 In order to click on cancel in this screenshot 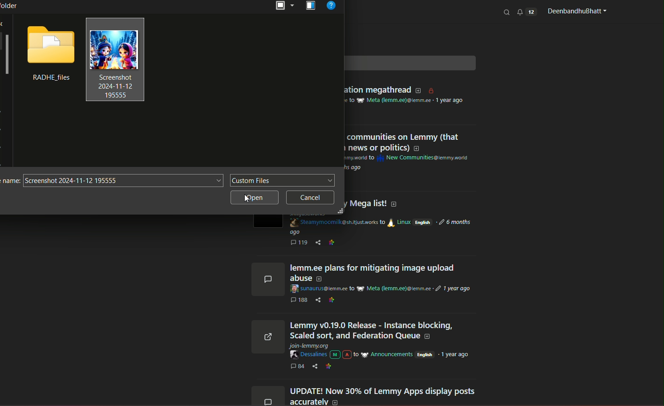, I will do `click(311, 198)`.